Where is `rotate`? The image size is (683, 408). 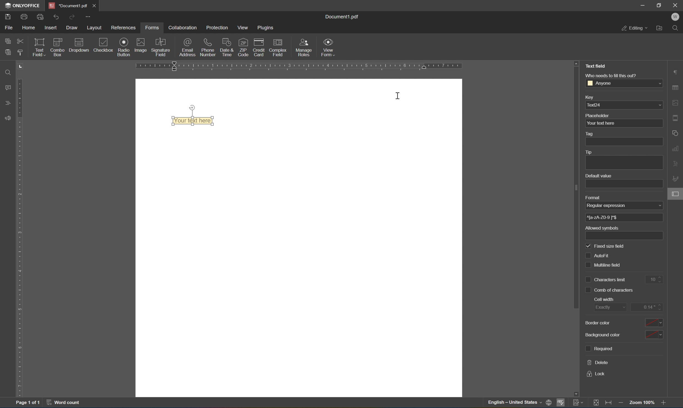
rotate is located at coordinates (192, 107).